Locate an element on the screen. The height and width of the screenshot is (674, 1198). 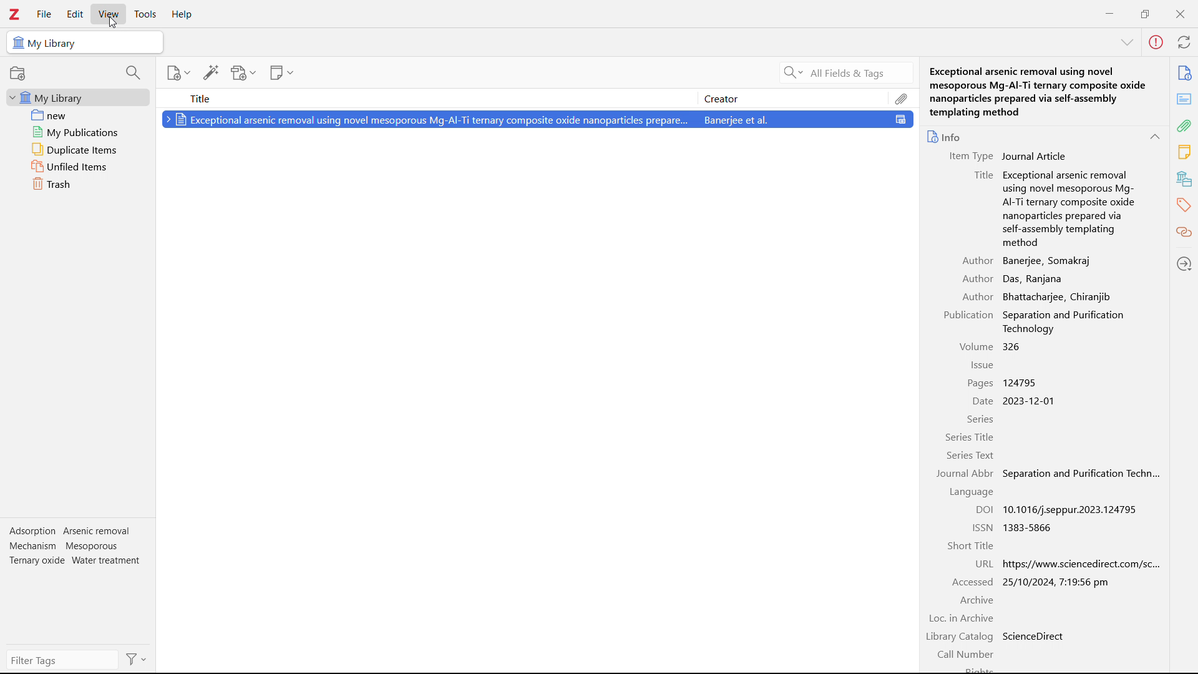
Accessed is located at coordinates (972, 581).